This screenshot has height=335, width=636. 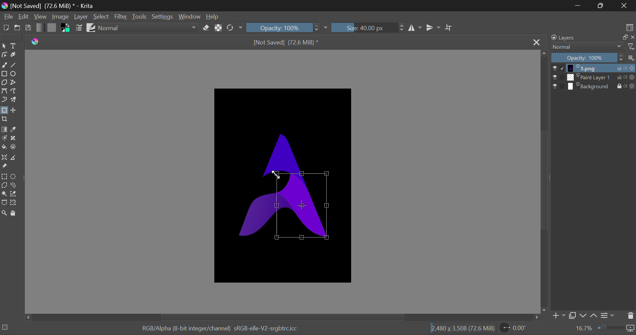 What do you see at coordinates (16, 74) in the screenshot?
I see `Elipses` at bounding box center [16, 74].